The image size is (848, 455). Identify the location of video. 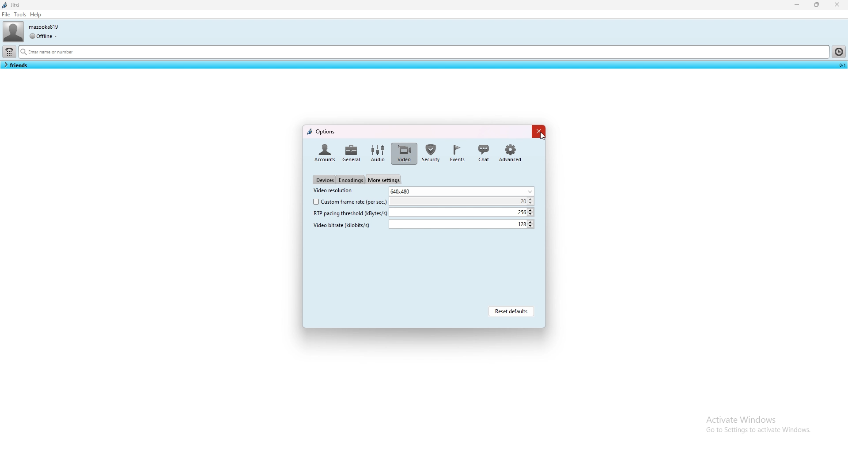
(404, 153).